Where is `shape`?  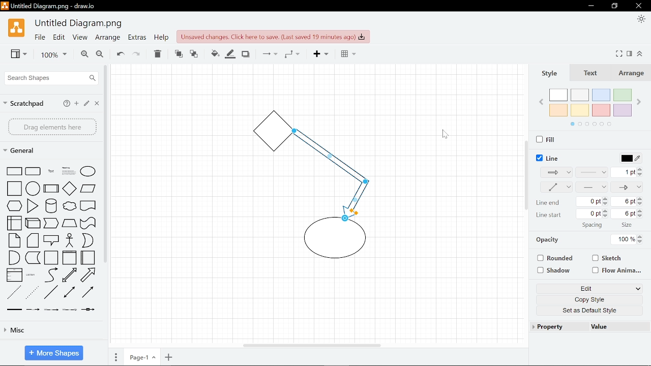 shape is located at coordinates (12, 223).